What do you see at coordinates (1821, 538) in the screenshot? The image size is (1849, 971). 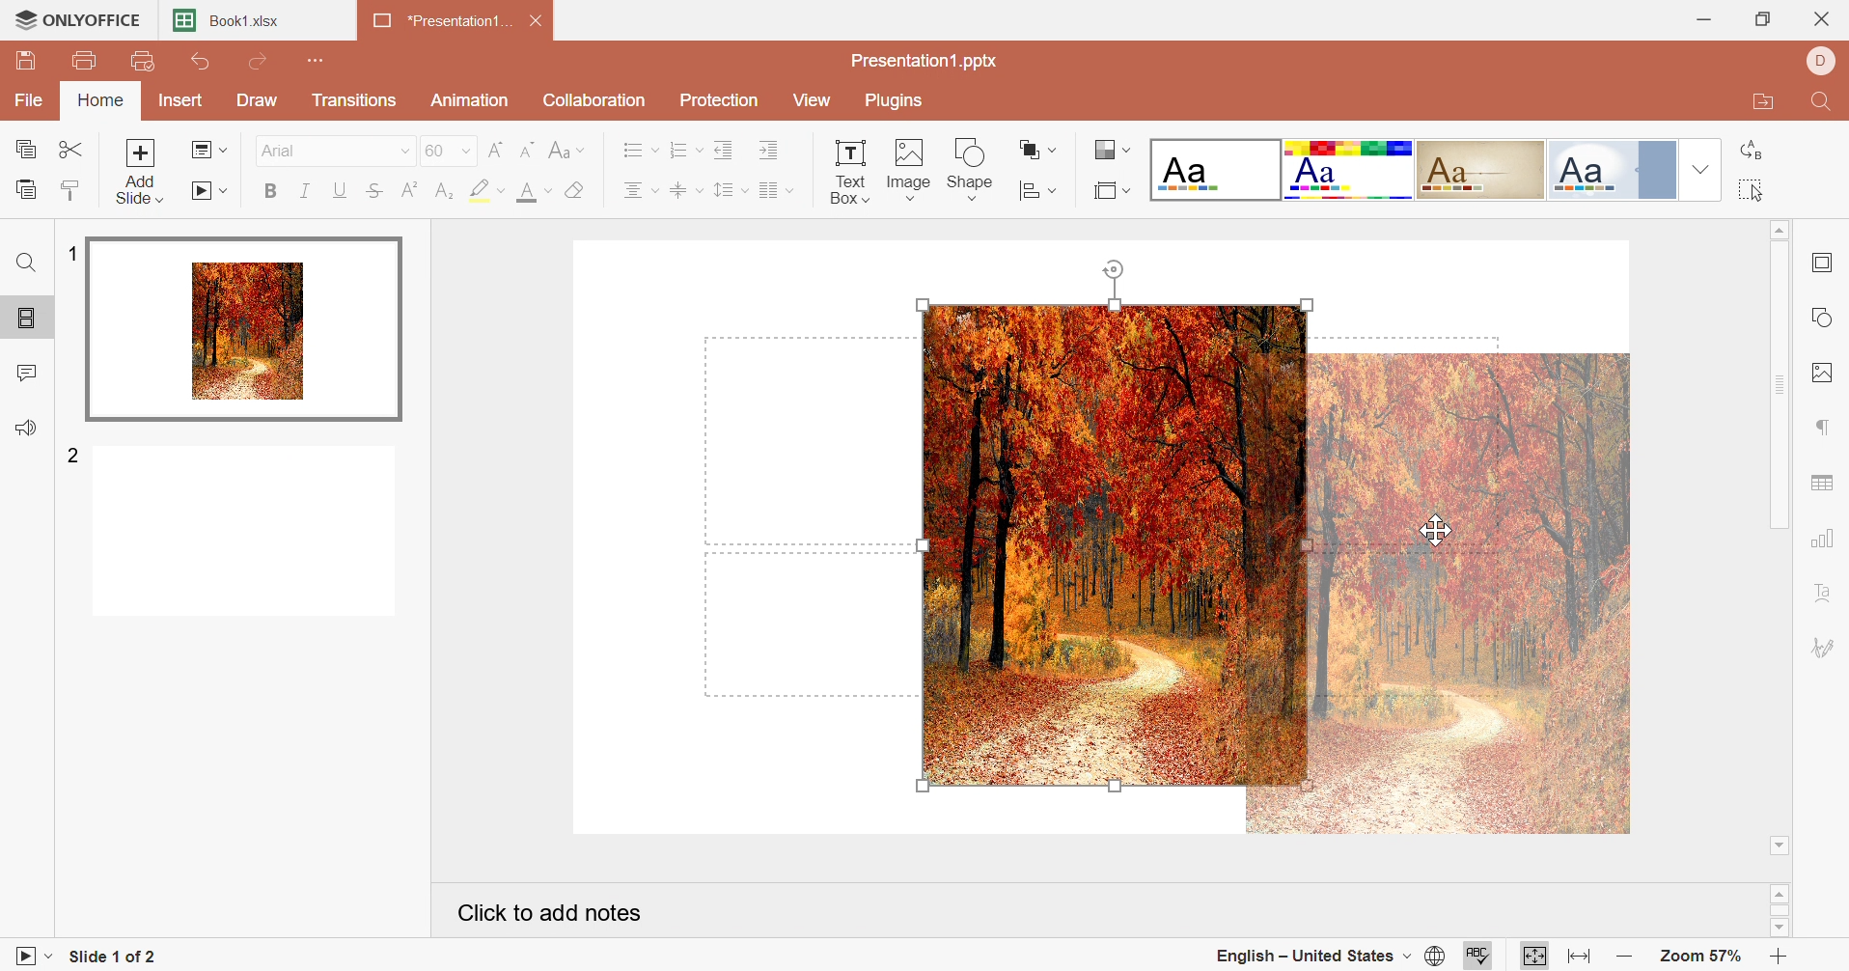 I see `Chart settings` at bounding box center [1821, 538].